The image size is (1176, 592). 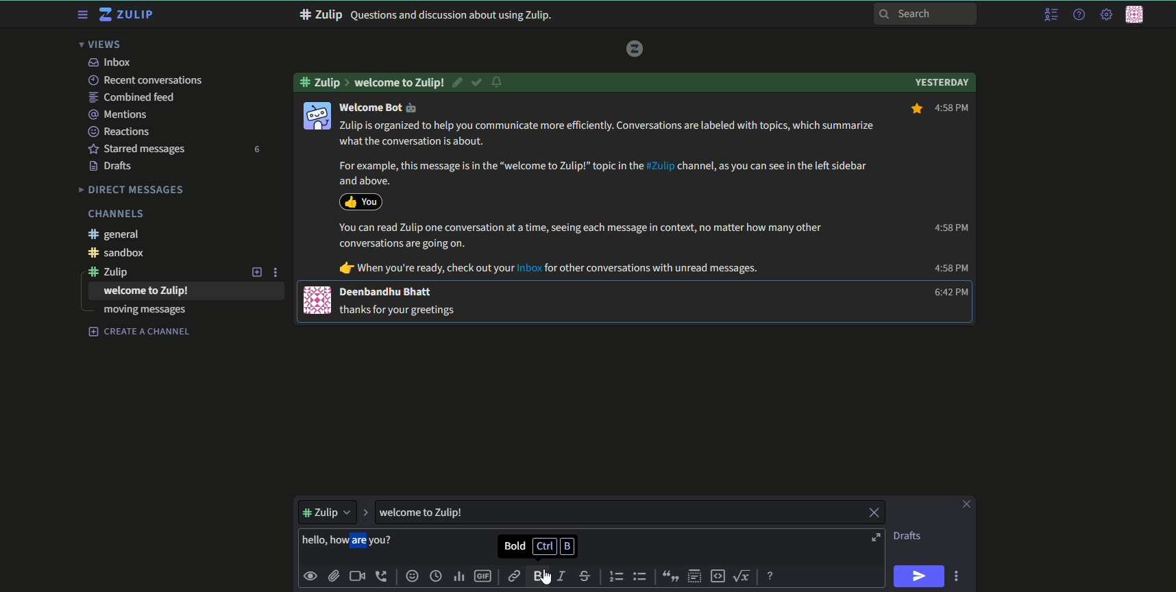 I want to click on personal menu, so click(x=1137, y=16).